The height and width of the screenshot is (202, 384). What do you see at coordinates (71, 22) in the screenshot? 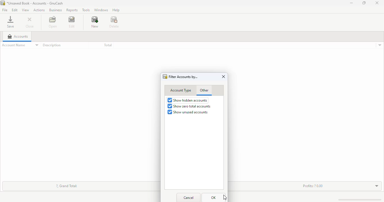
I see `edit` at bounding box center [71, 22].